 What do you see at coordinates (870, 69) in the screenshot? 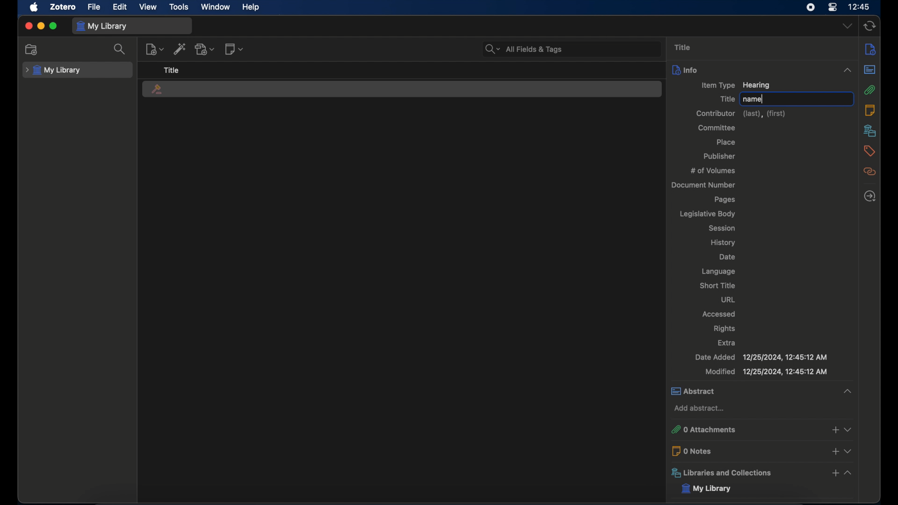
I see `abstract` at bounding box center [870, 69].